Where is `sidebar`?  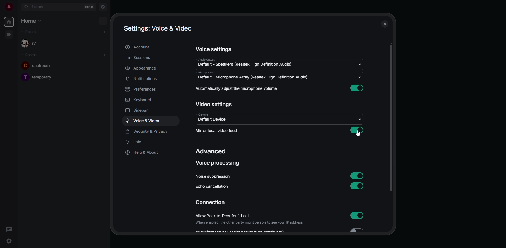
sidebar is located at coordinates (143, 111).